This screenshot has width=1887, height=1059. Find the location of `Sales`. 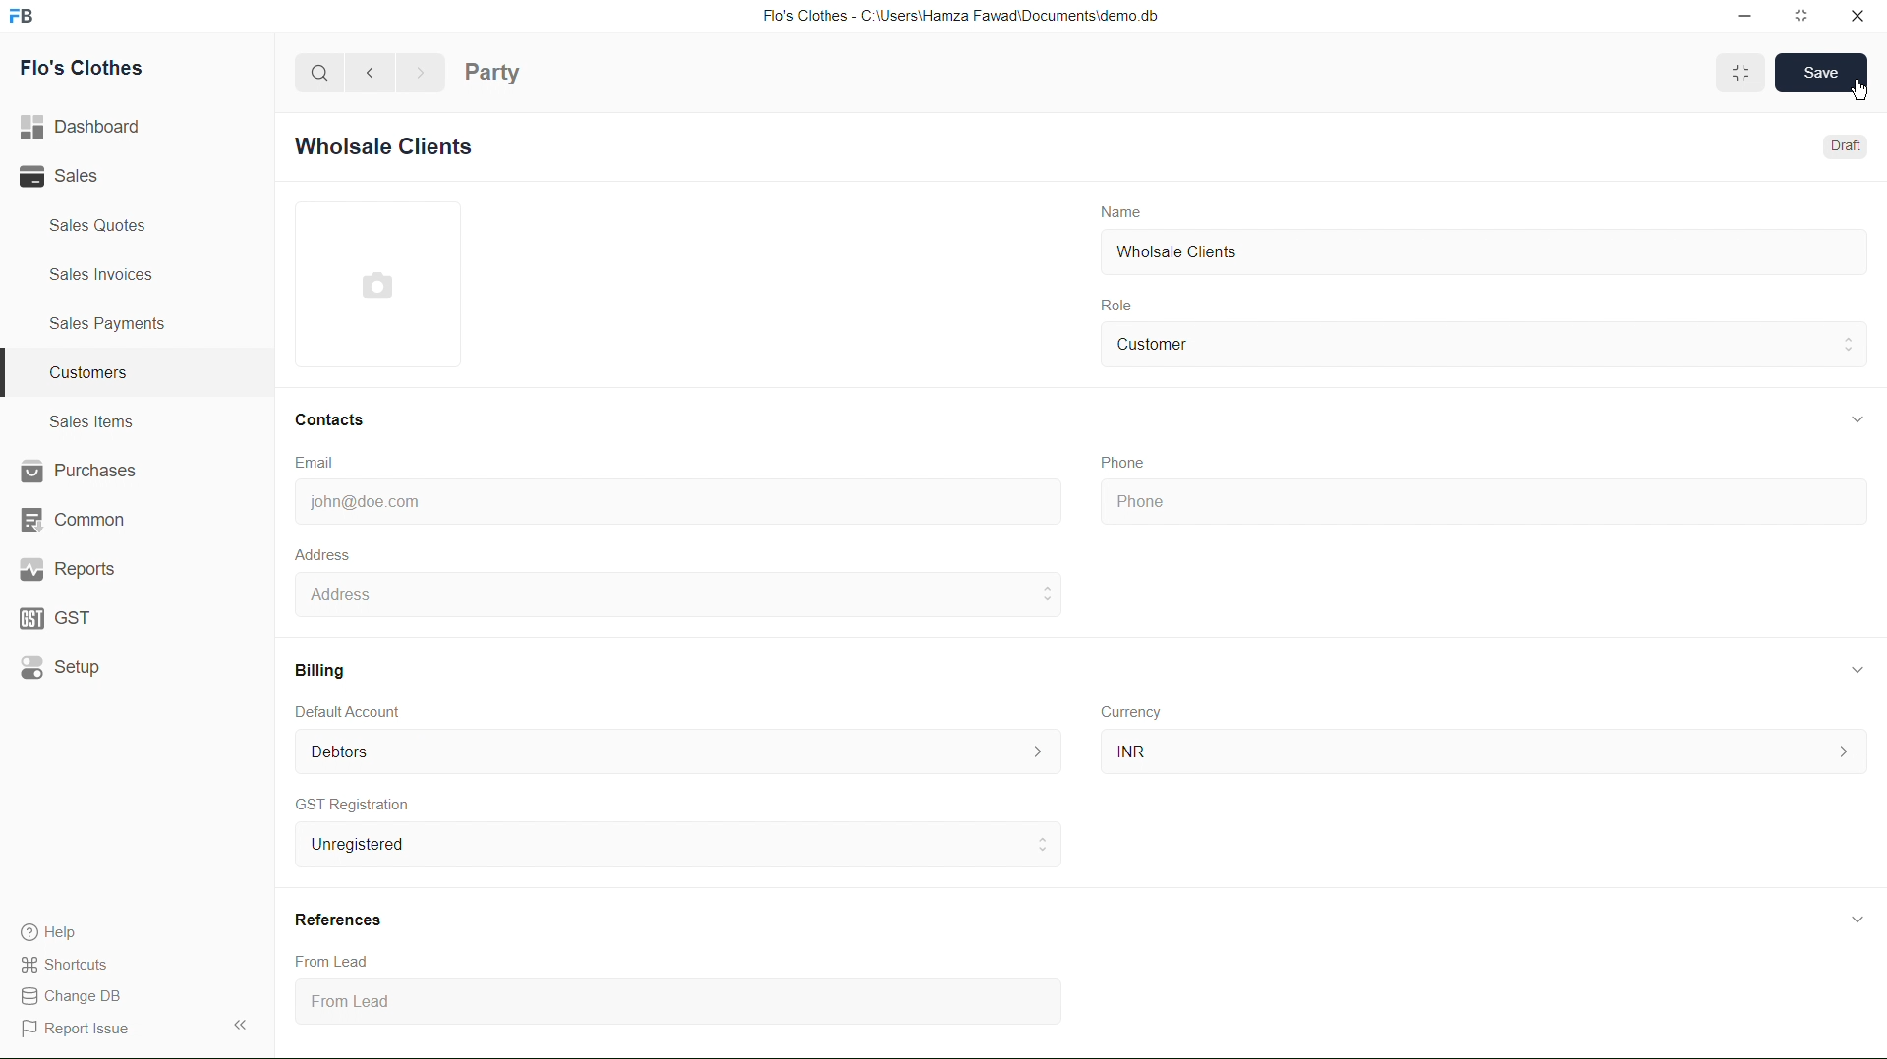

Sales is located at coordinates (69, 178).